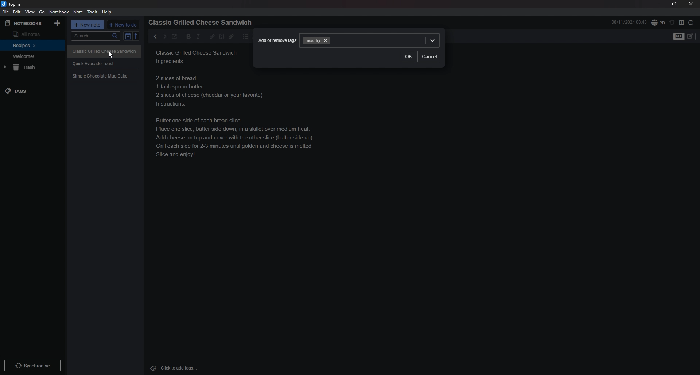 This screenshot has width=700, height=375. What do you see at coordinates (658, 22) in the screenshot?
I see `spell check` at bounding box center [658, 22].